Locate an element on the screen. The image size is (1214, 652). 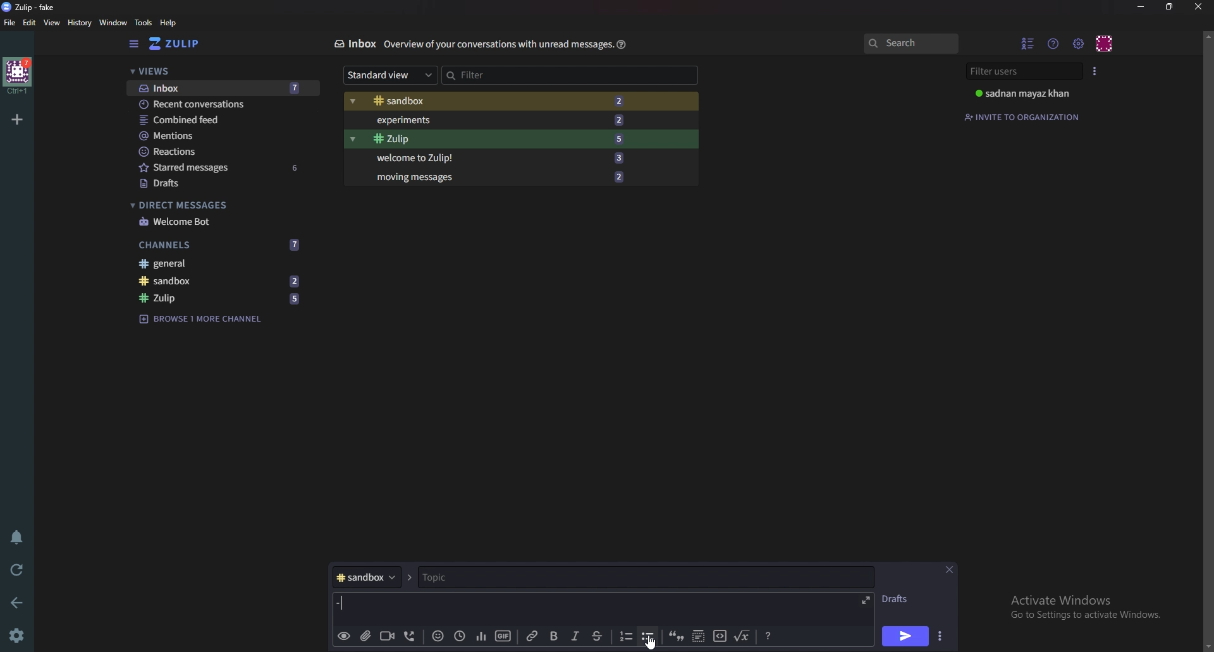
File is located at coordinates (10, 22).